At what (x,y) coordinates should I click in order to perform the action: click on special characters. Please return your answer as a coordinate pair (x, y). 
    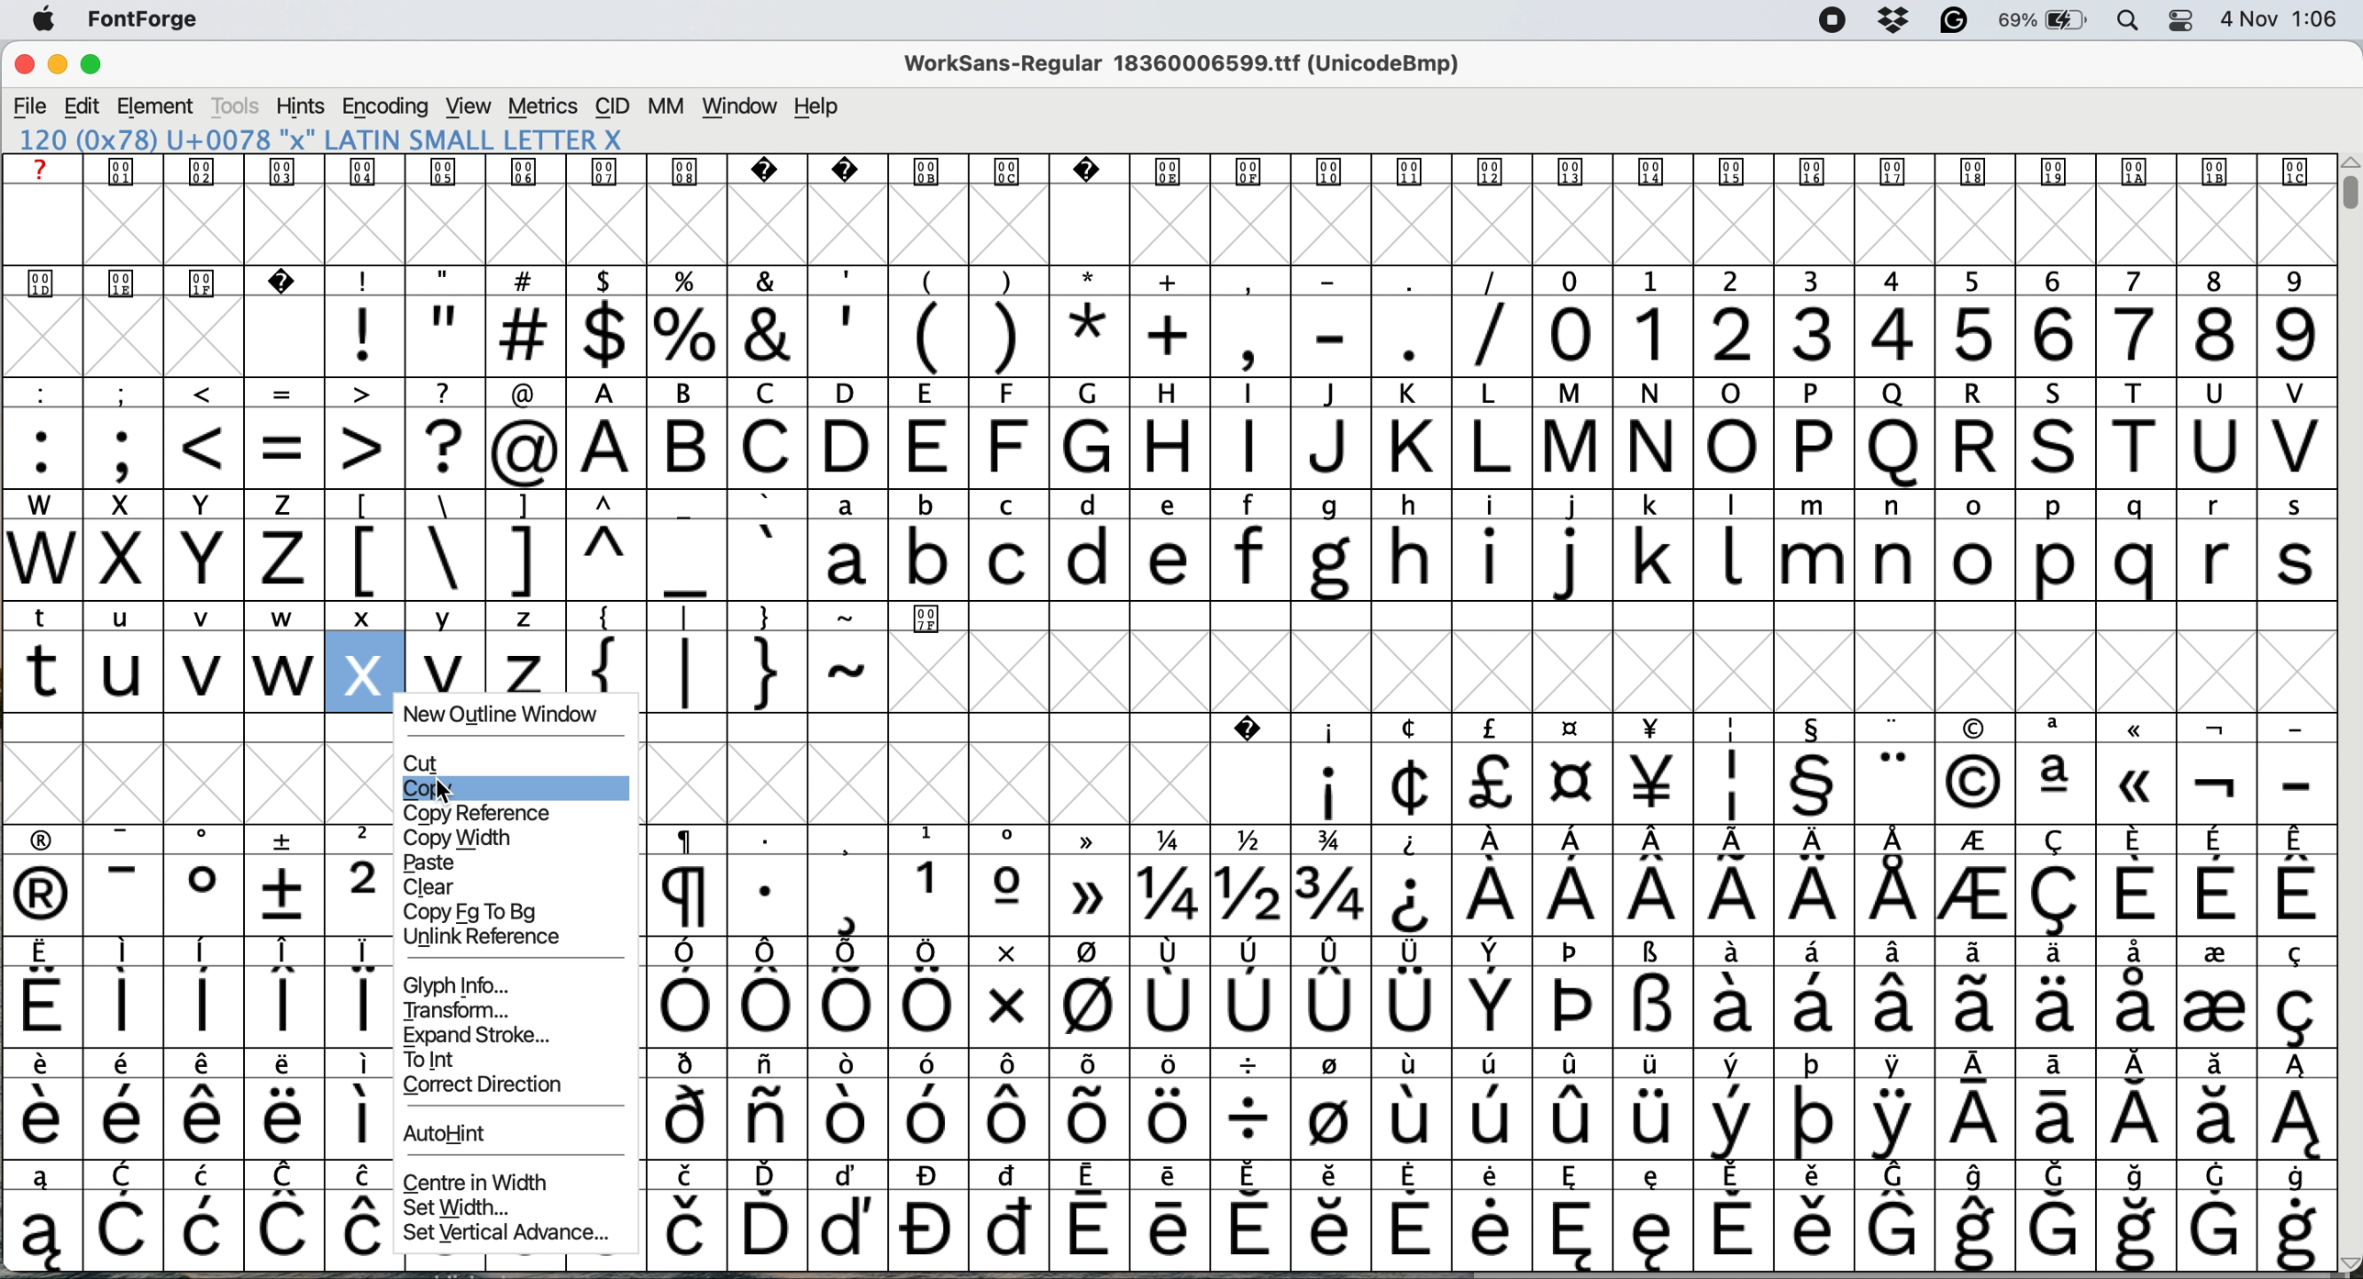
    Looking at the image, I should click on (1802, 784).